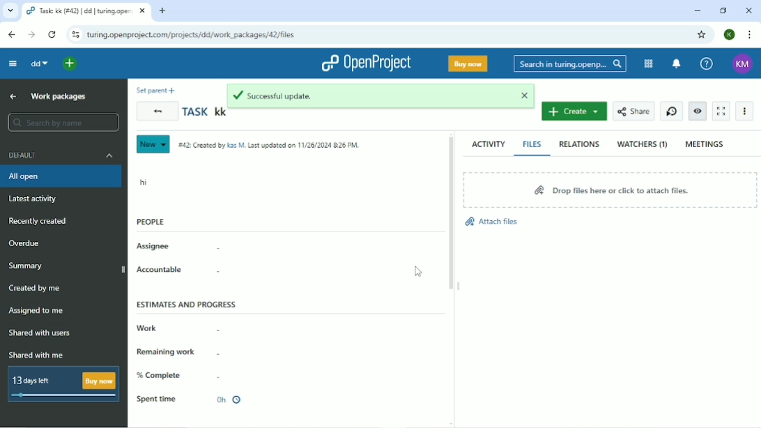  What do you see at coordinates (608, 189) in the screenshot?
I see `Drop files here or click to attach files` at bounding box center [608, 189].